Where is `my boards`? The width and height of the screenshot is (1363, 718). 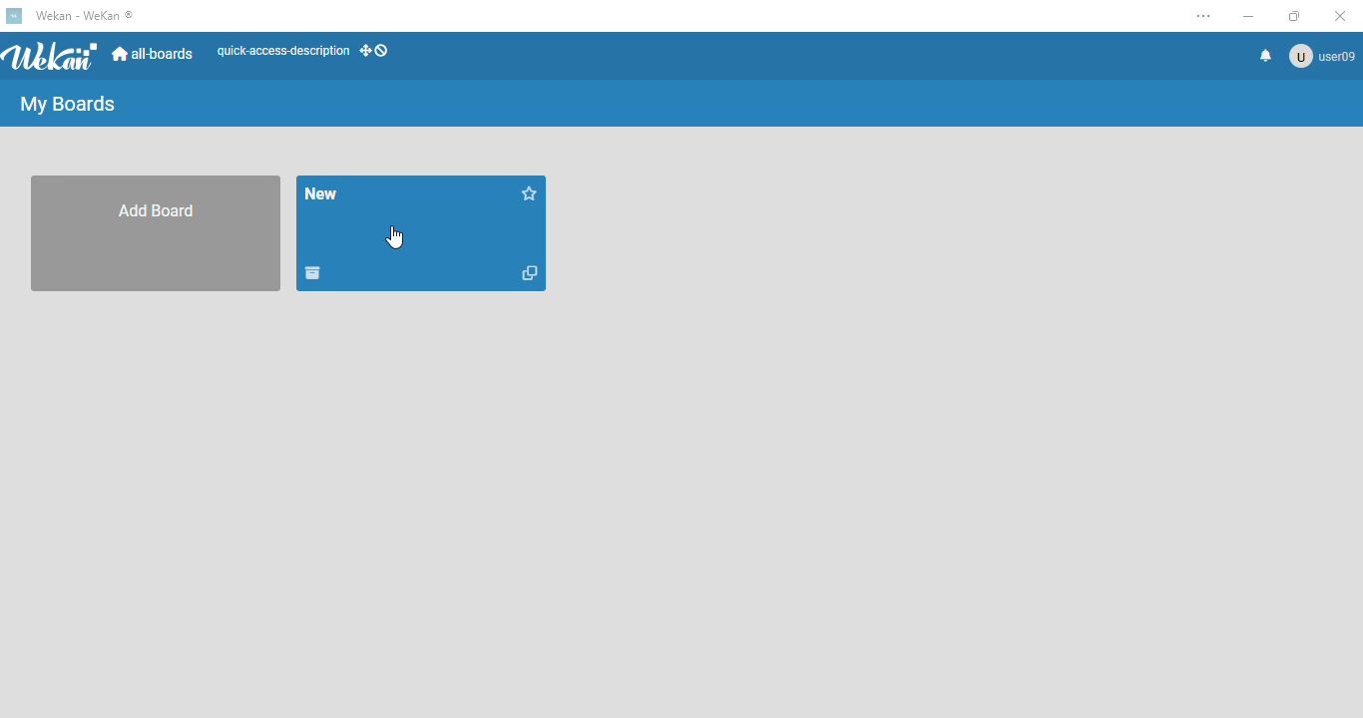
my boards is located at coordinates (68, 104).